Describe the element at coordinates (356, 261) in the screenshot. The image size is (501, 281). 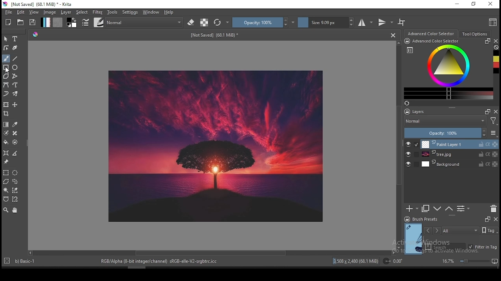
I see `13,508 x 2,480 (68.1 MiB)` at that location.